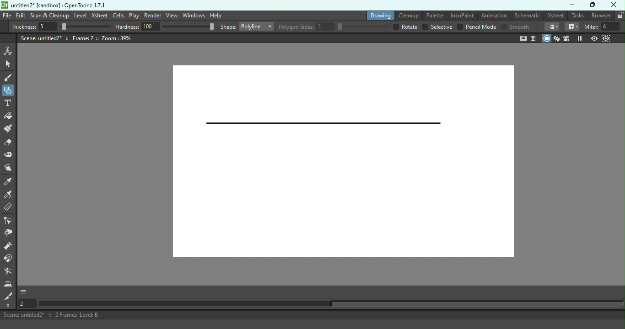 This screenshot has height=329, width=625. I want to click on Preview, so click(595, 37).